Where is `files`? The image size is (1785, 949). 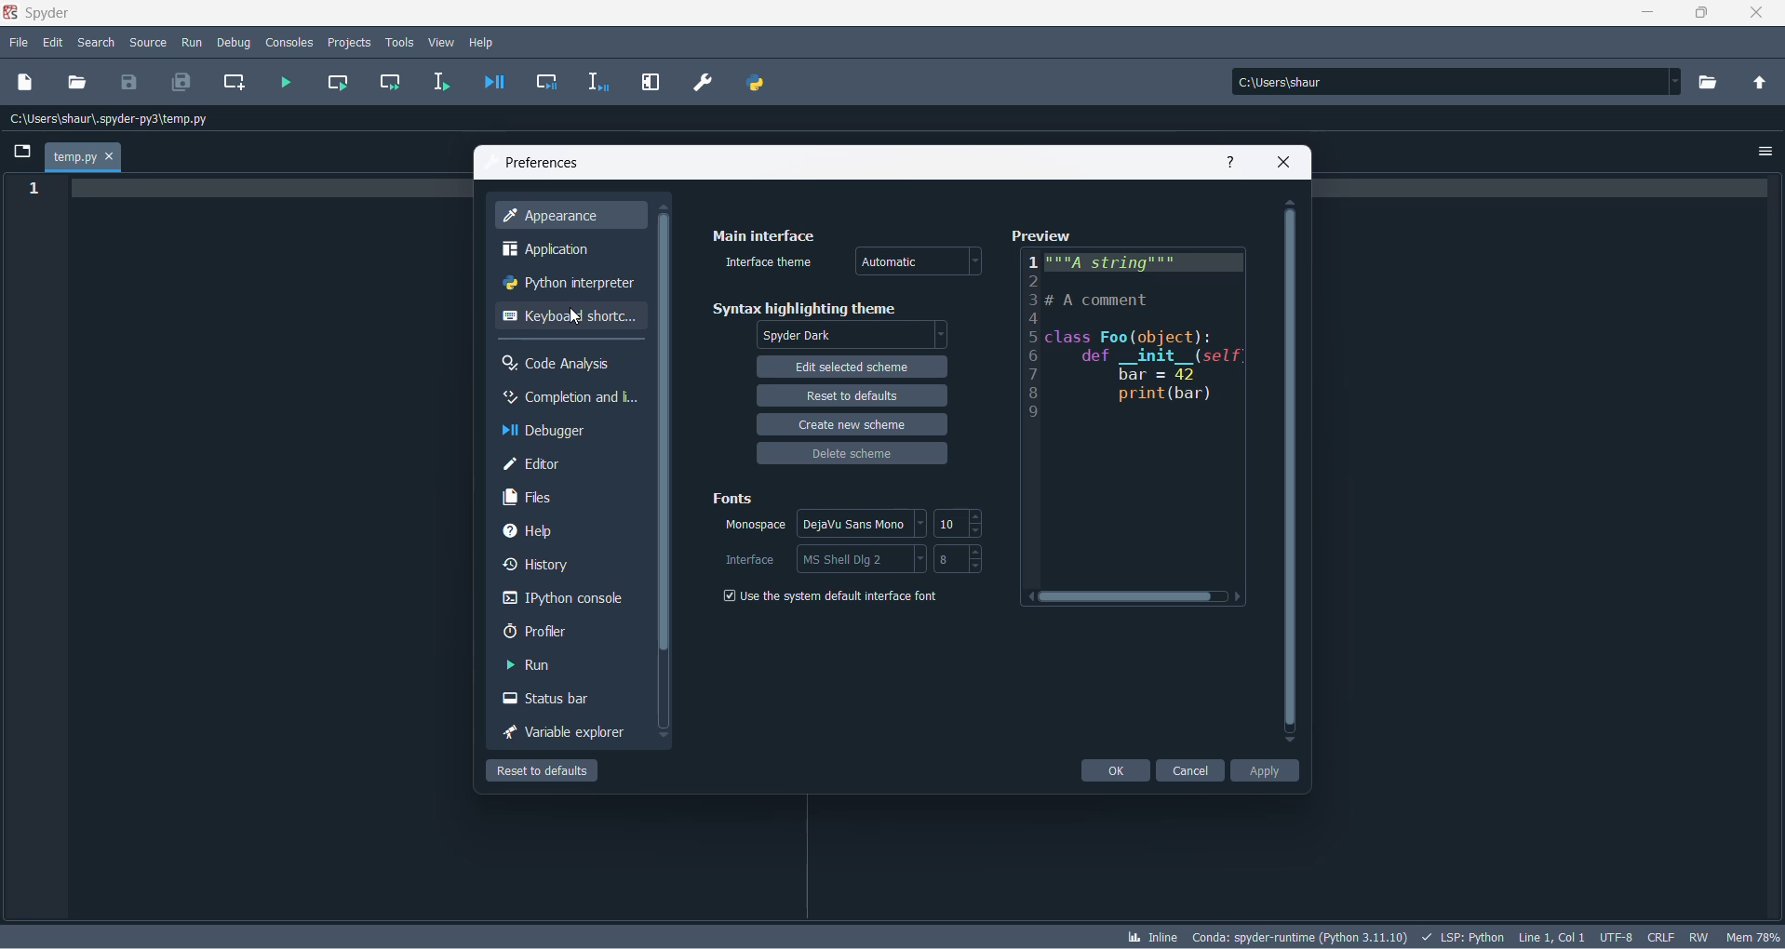
files is located at coordinates (571, 498).